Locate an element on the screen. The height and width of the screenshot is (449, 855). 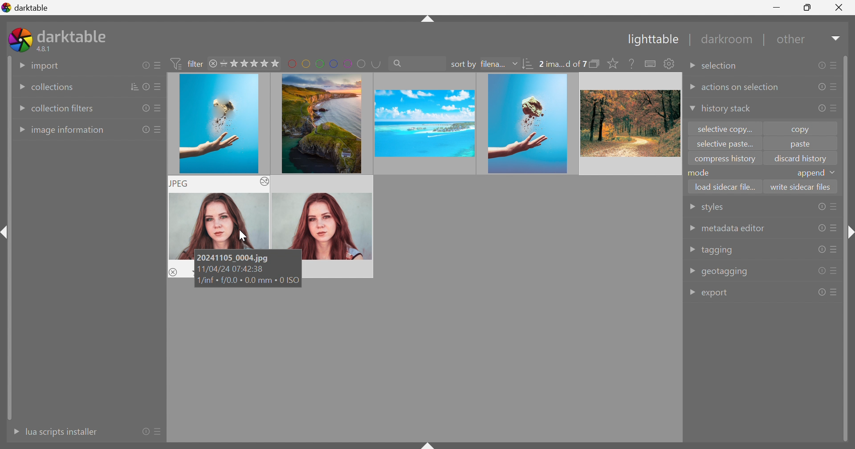
sort is located at coordinates (135, 86).